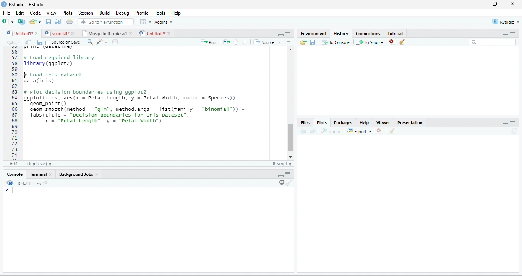 The height and width of the screenshot is (276, 522). I want to click on sound.R, so click(57, 33).